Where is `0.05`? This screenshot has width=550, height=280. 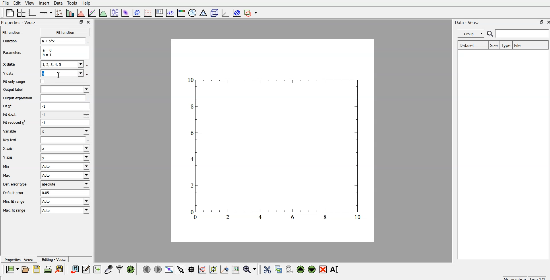 0.05 is located at coordinates (65, 193).